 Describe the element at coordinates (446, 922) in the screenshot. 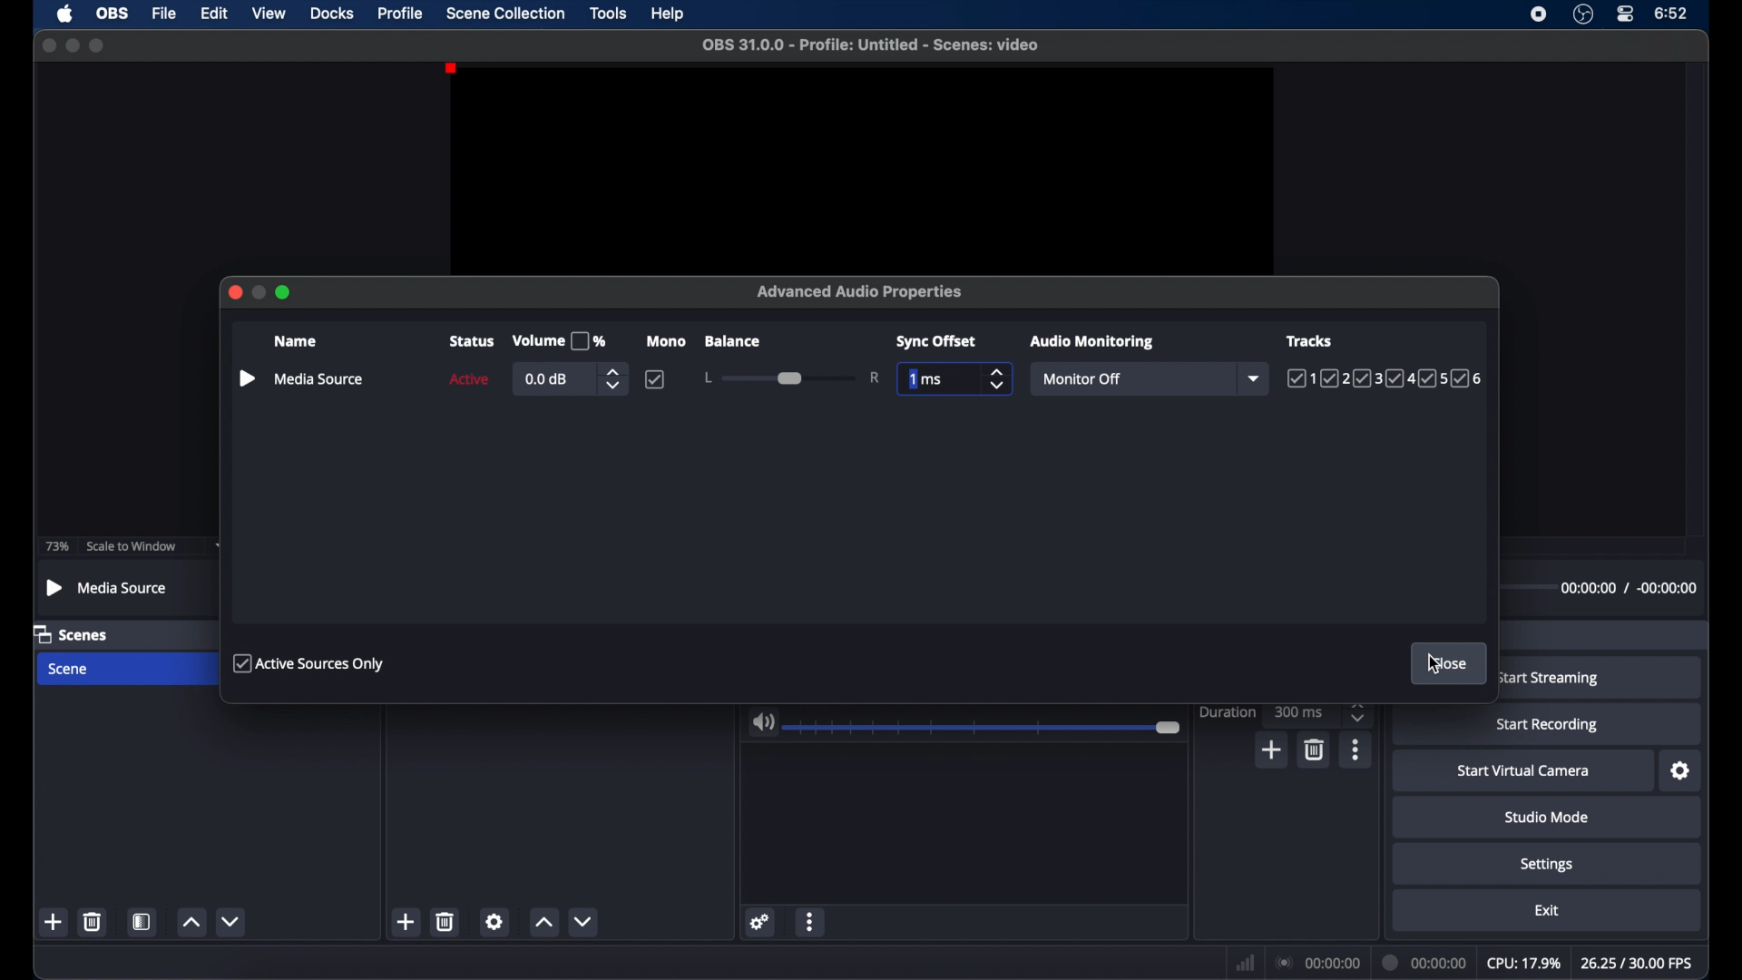

I see `delete` at that location.